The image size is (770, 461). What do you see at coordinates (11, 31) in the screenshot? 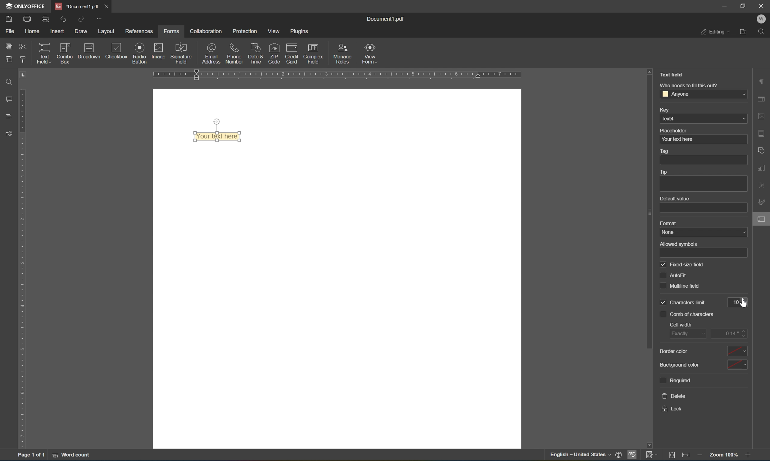
I see `file` at bounding box center [11, 31].